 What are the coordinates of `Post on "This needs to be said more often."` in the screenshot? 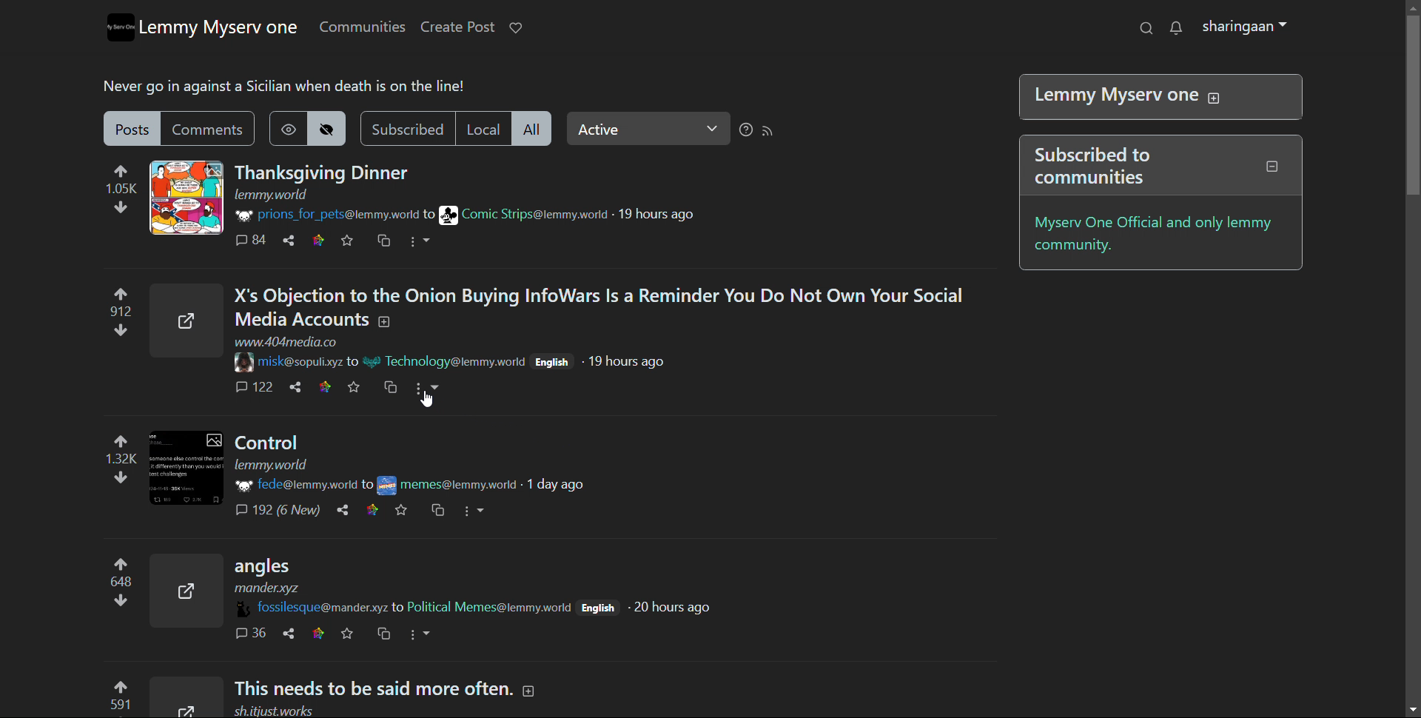 It's located at (397, 688).